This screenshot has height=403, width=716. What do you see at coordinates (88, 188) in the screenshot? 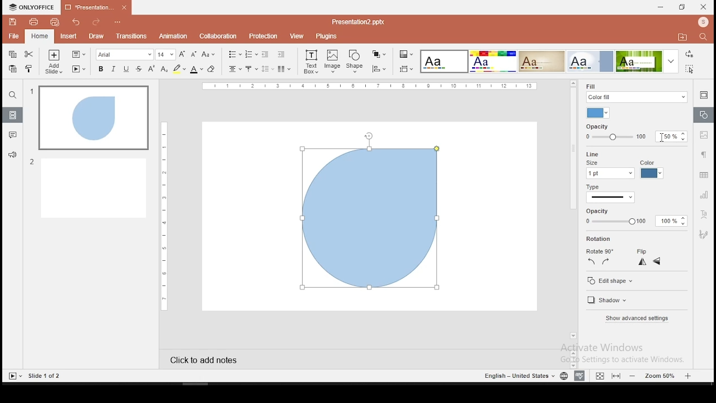
I see `slide 2` at bounding box center [88, 188].